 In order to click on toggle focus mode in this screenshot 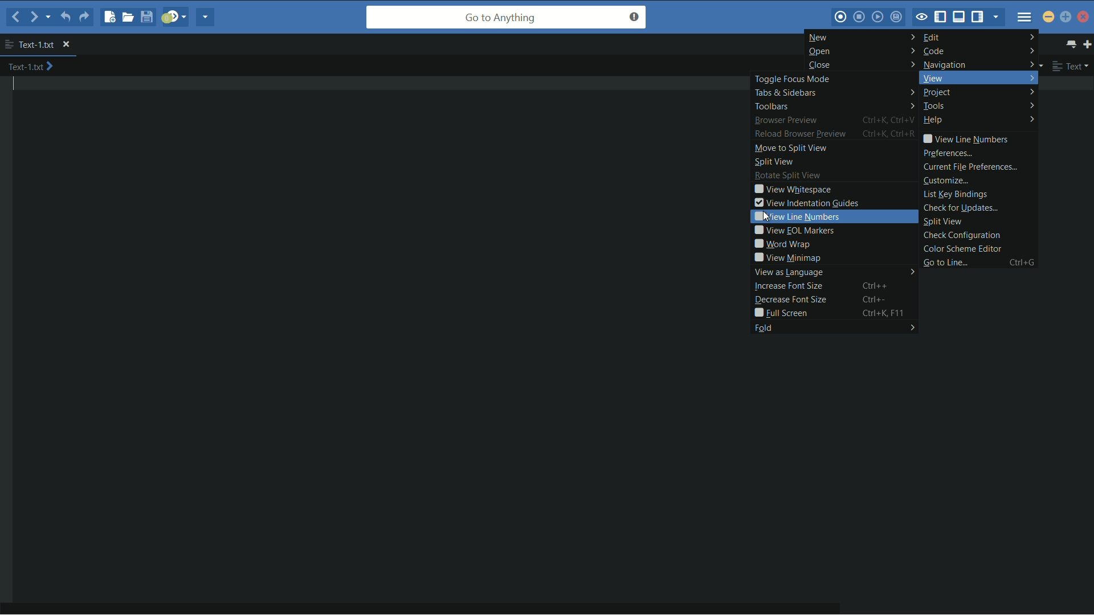, I will do `click(921, 17)`.